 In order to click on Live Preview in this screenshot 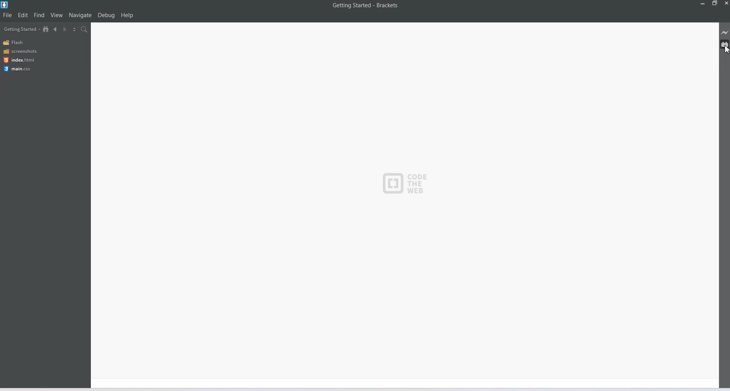, I will do `click(725, 32)`.